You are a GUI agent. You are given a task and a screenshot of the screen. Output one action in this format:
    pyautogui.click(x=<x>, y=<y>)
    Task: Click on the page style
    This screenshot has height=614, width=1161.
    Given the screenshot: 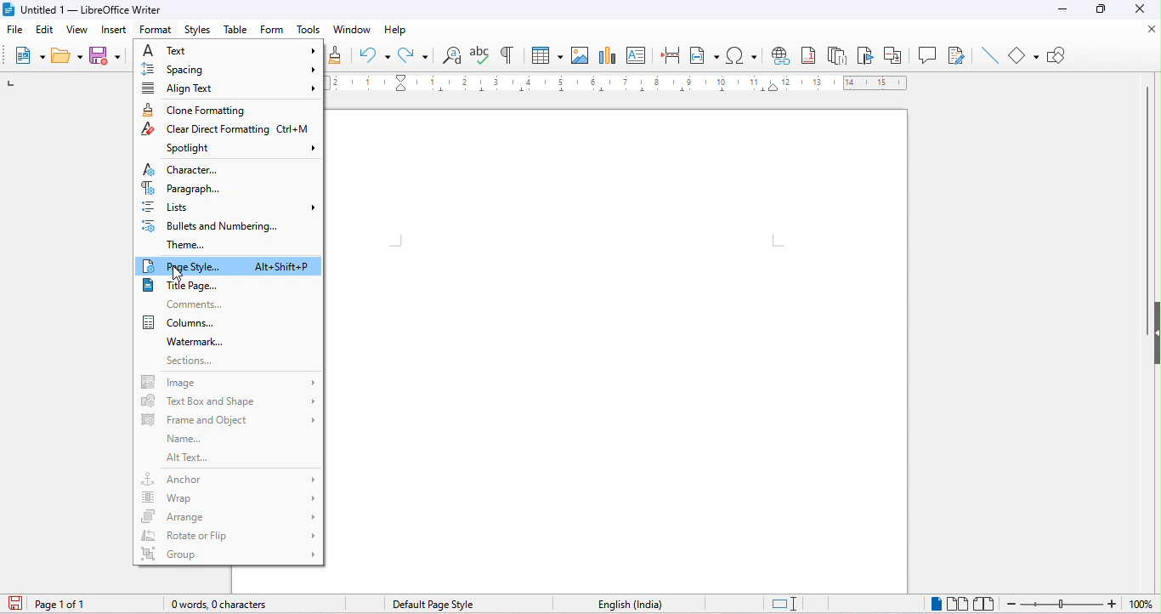 What is the action you would take?
    pyautogui.click(x=229, y=266)
    